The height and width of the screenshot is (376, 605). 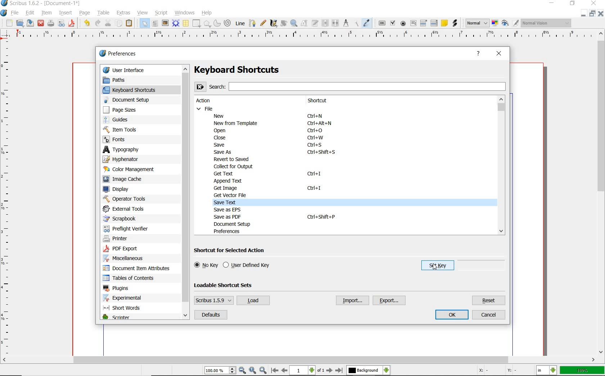 What do you see at coordinates (4, 13) in the screenshot?
I see `system logo` at bounding box center [4, 13].